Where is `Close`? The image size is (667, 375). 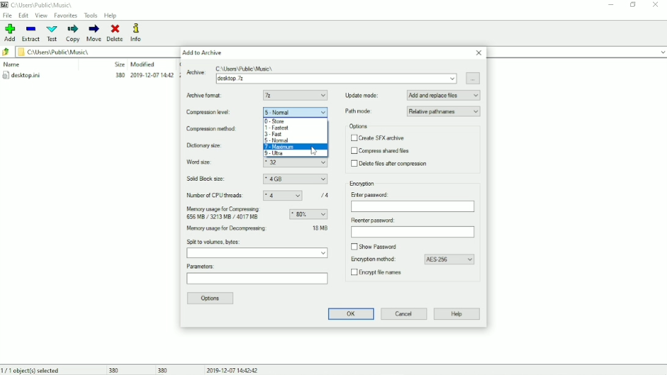 Close is located at coordinates (657, 5).